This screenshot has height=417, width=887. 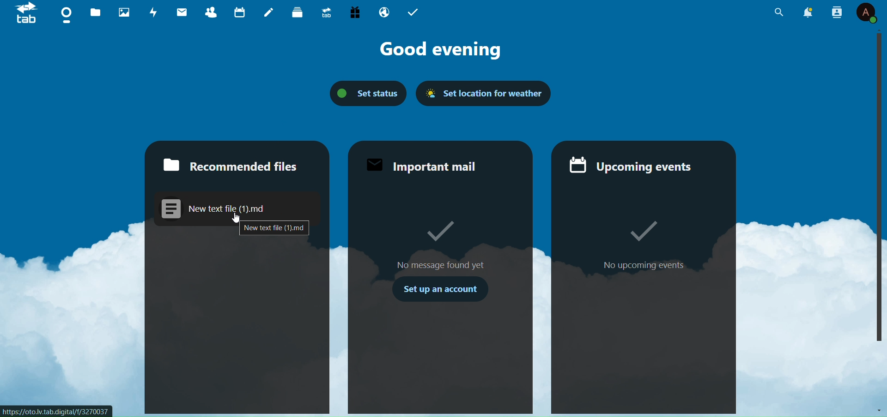 What do you see at coordinates (634, 227) in the screenshot?
I see `no upcoming events` at bounding box center [634, 227].